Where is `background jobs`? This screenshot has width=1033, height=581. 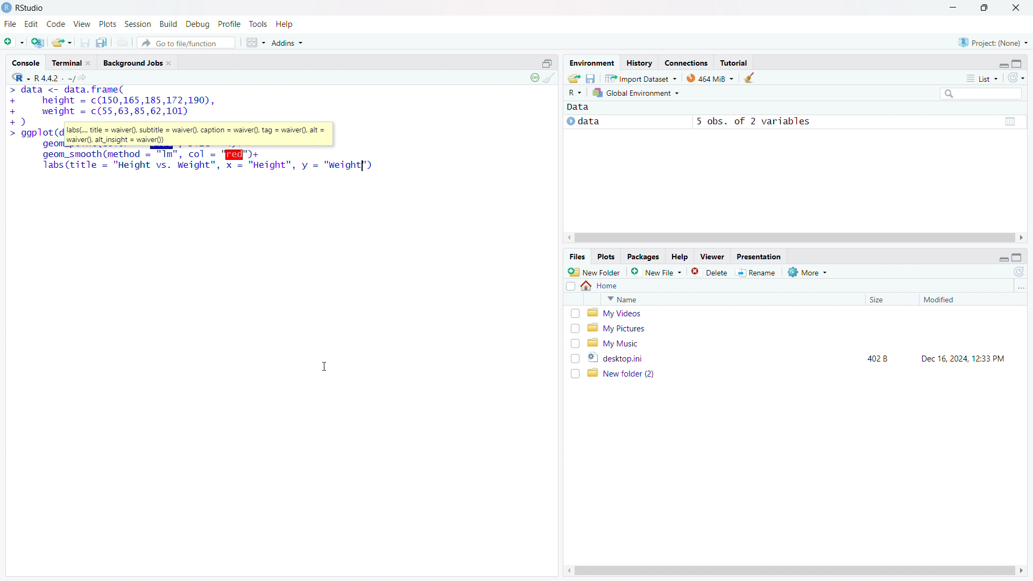
background jobs is located at coordinates (132, 62).